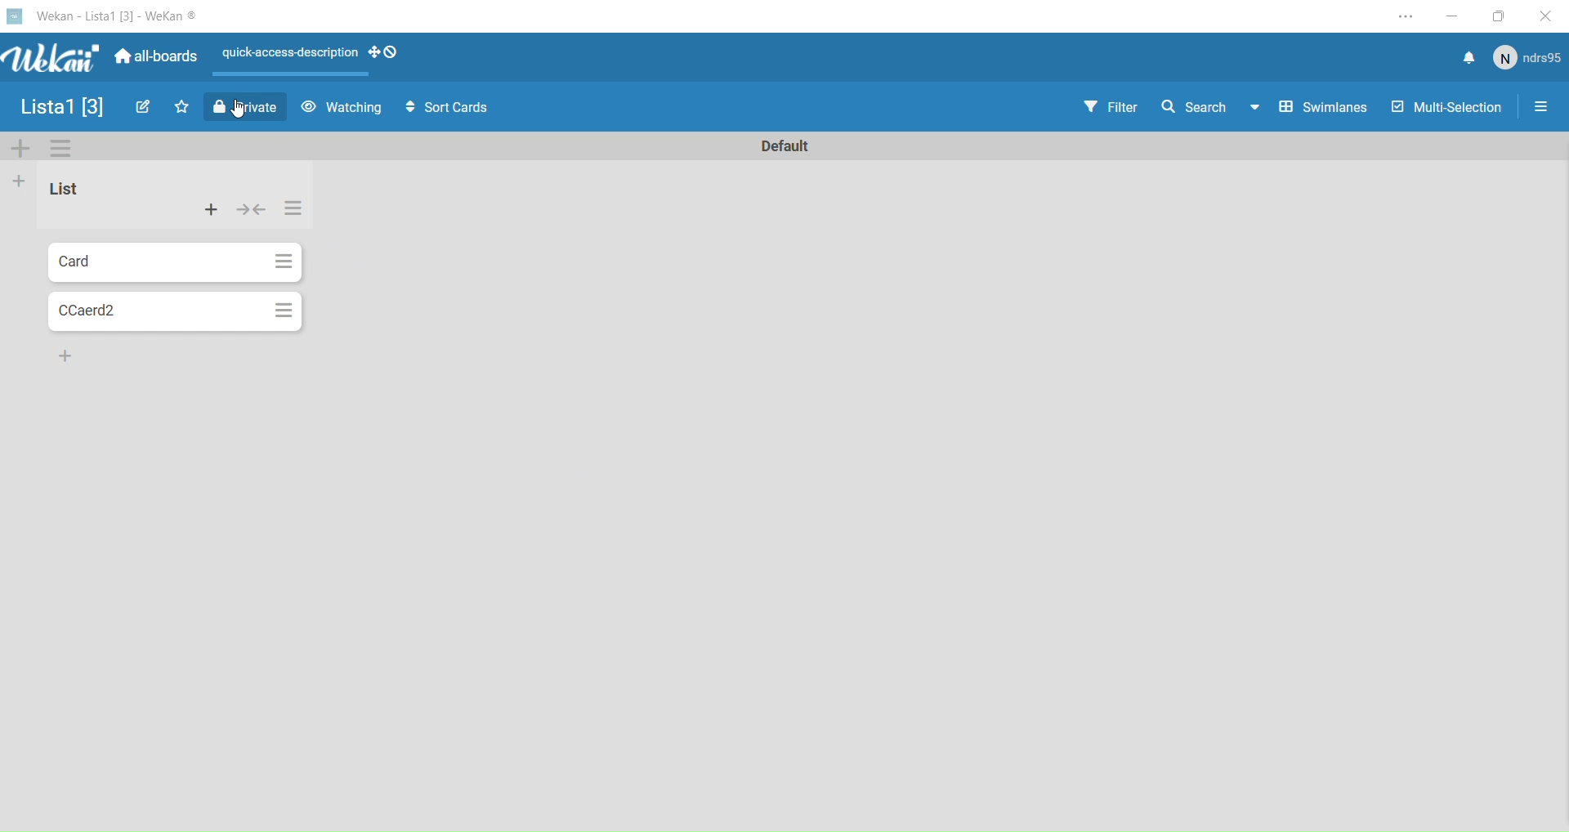  I want to click on Name, so click(61, 106).